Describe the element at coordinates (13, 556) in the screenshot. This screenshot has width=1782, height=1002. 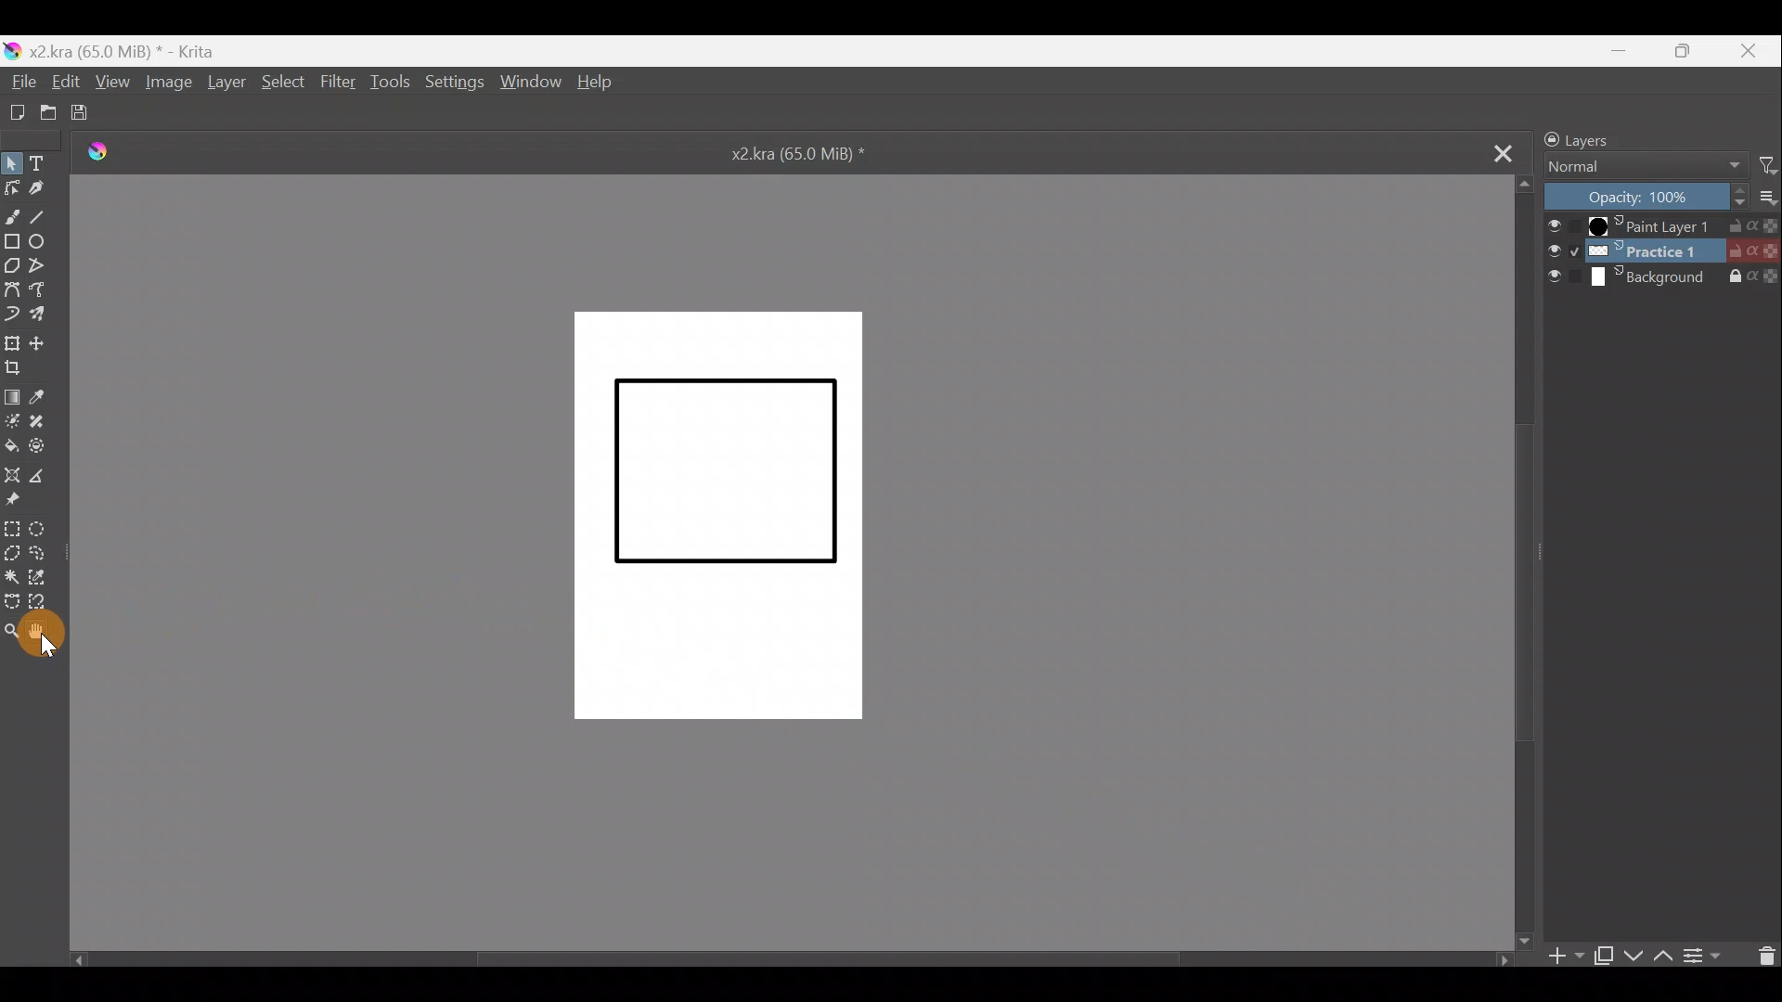
I see `Polygonal selection tool` at that location.